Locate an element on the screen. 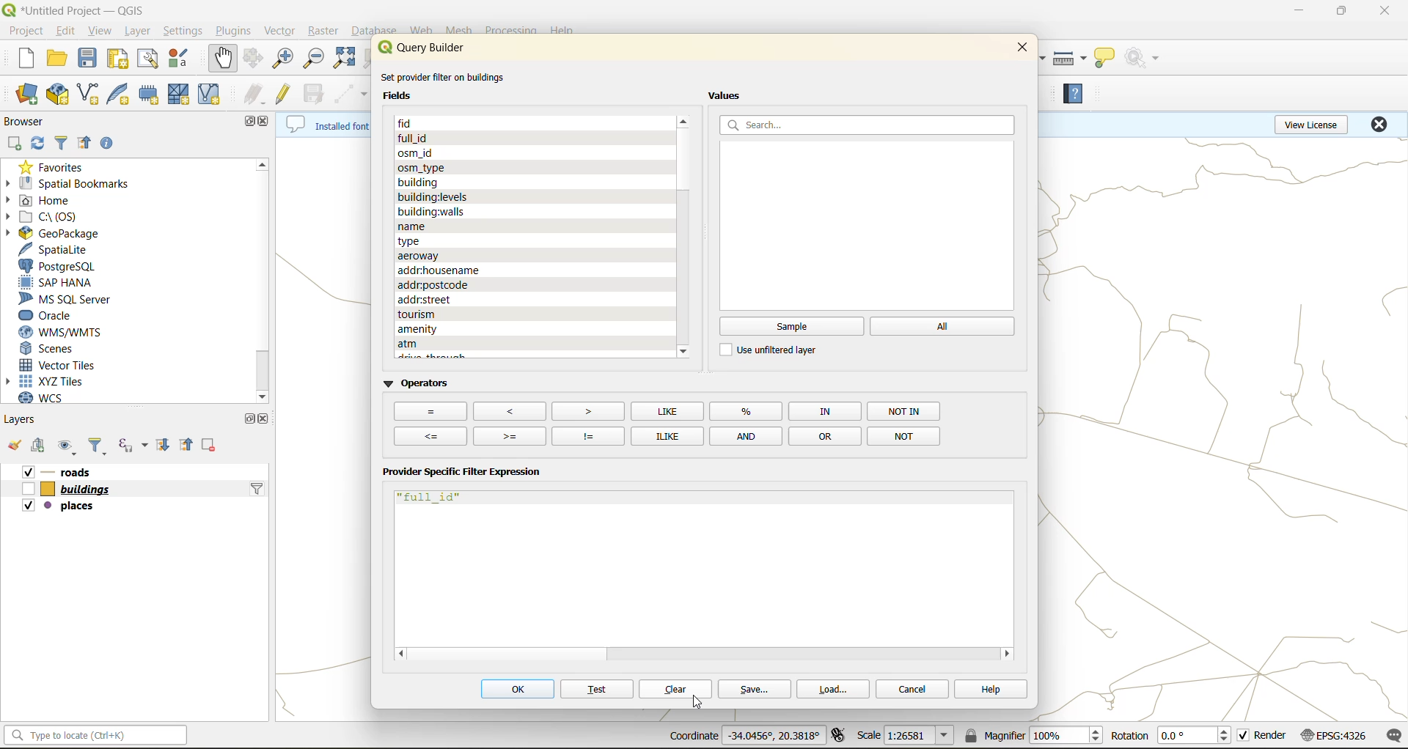 The image size is (1408, 749). search is located at coordinates (870, 125).